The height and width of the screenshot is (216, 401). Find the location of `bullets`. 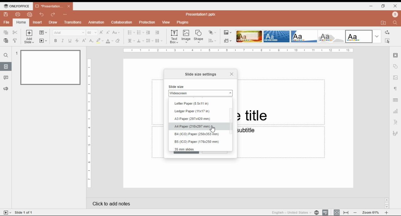

bullets is located at coordinates (131, 32).